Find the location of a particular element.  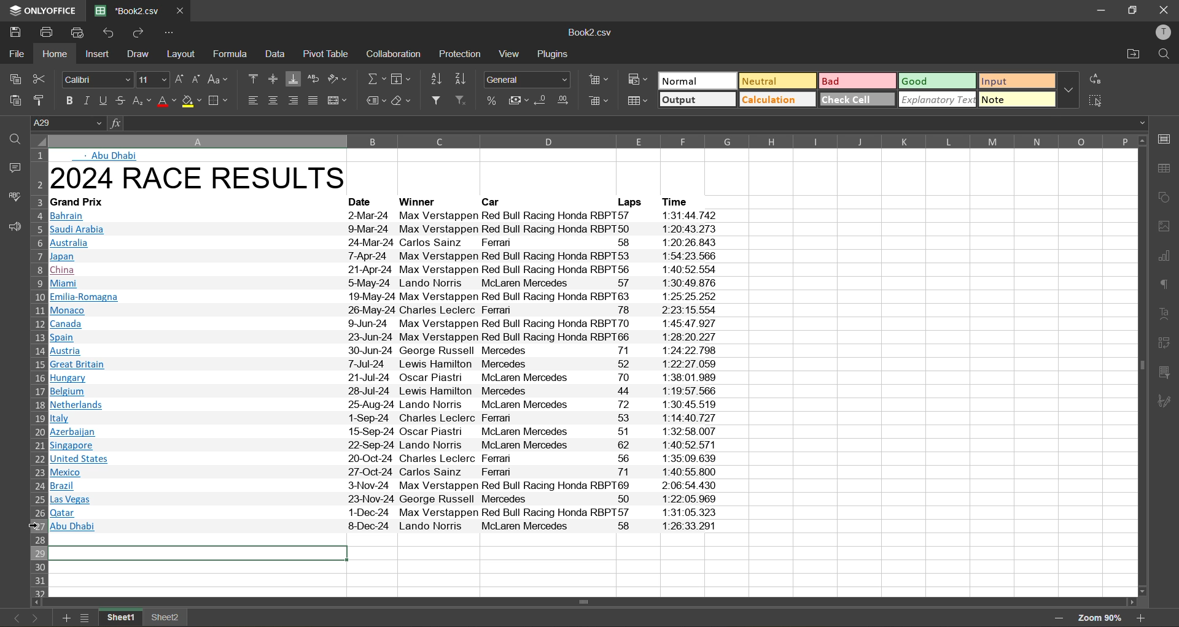

text info is located at coordinates (388, 269).